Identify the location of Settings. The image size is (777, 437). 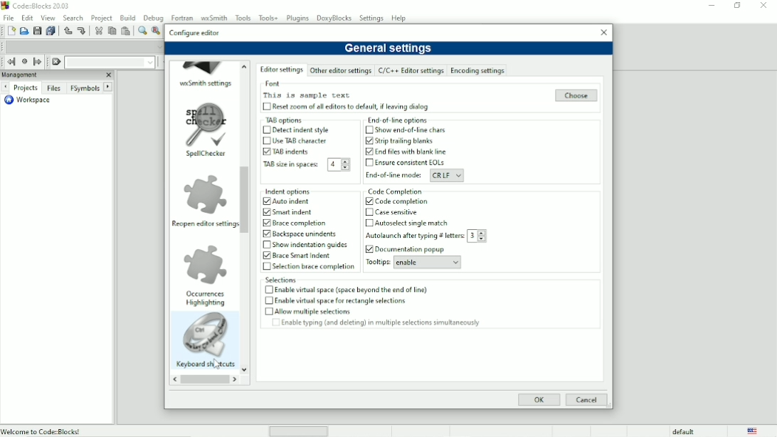
(372, 18).